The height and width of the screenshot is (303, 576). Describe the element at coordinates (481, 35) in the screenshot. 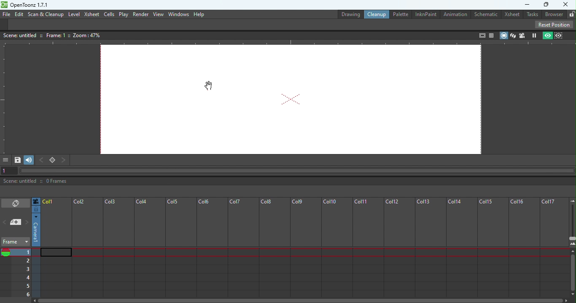

I see `Safe area` at that location.